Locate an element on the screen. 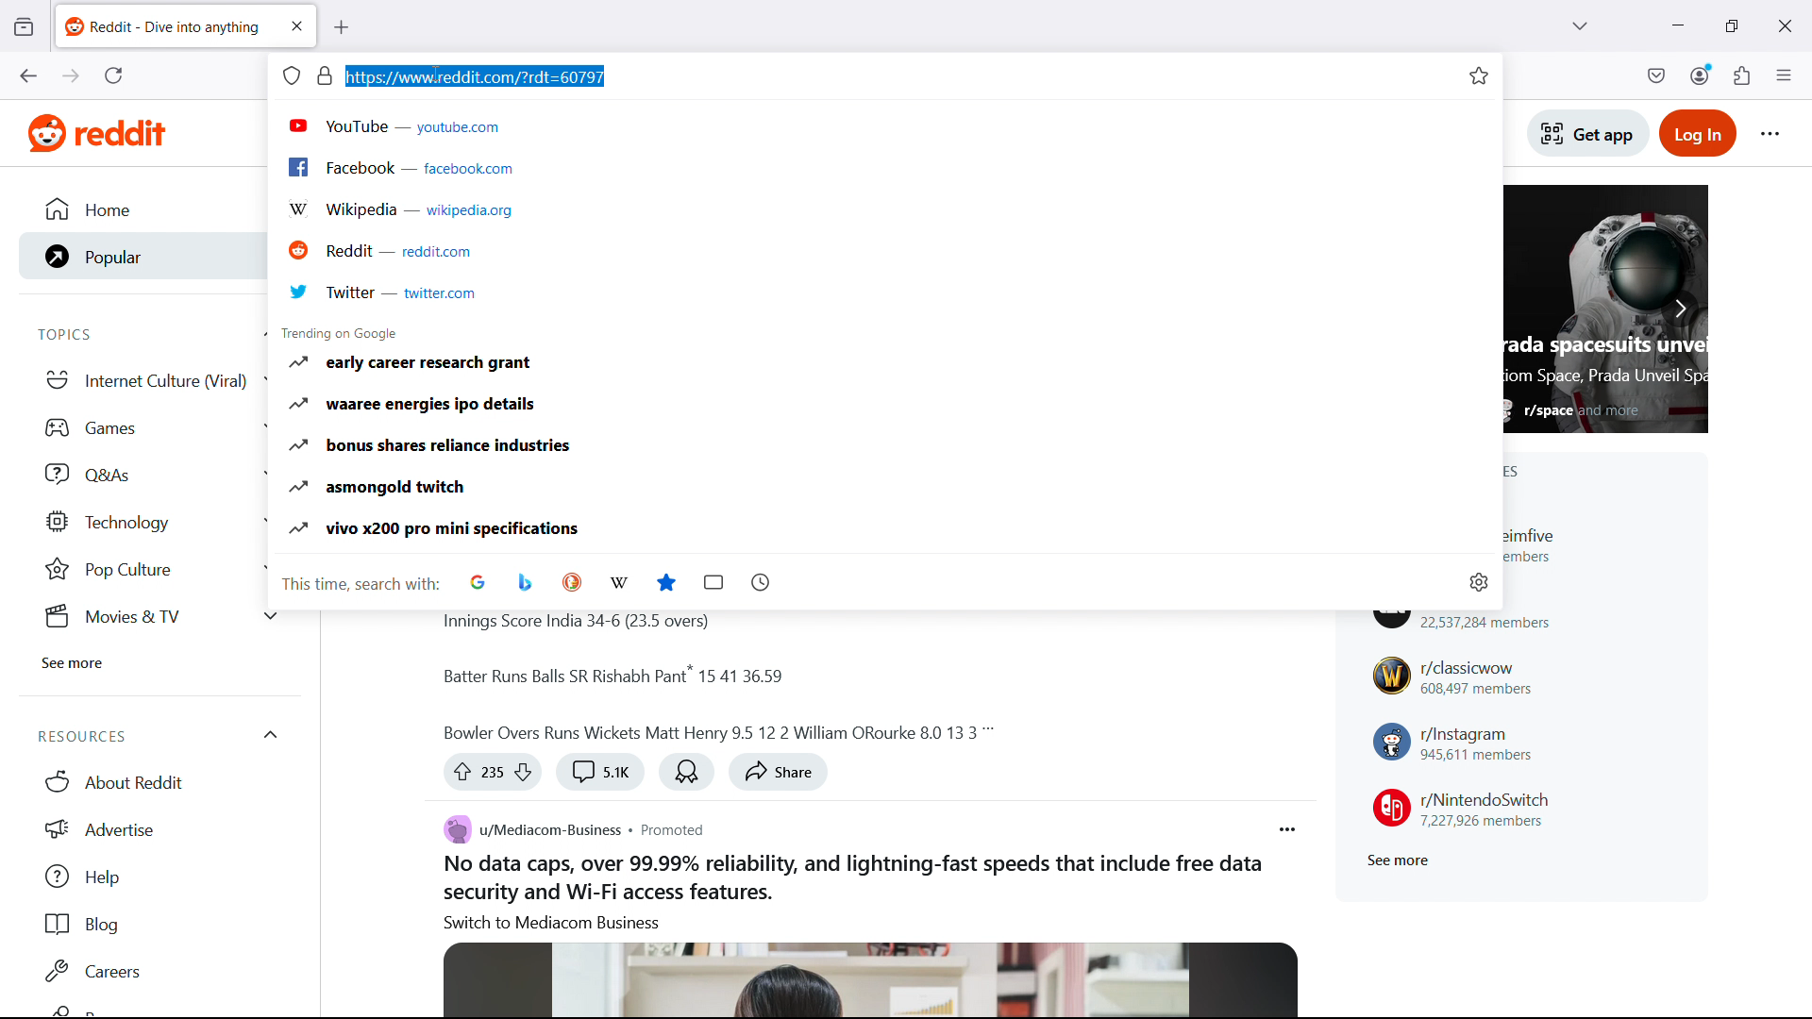 This screenshot has height=1019, width=1812. Image associated with the post is located at coordinates (870, 980).